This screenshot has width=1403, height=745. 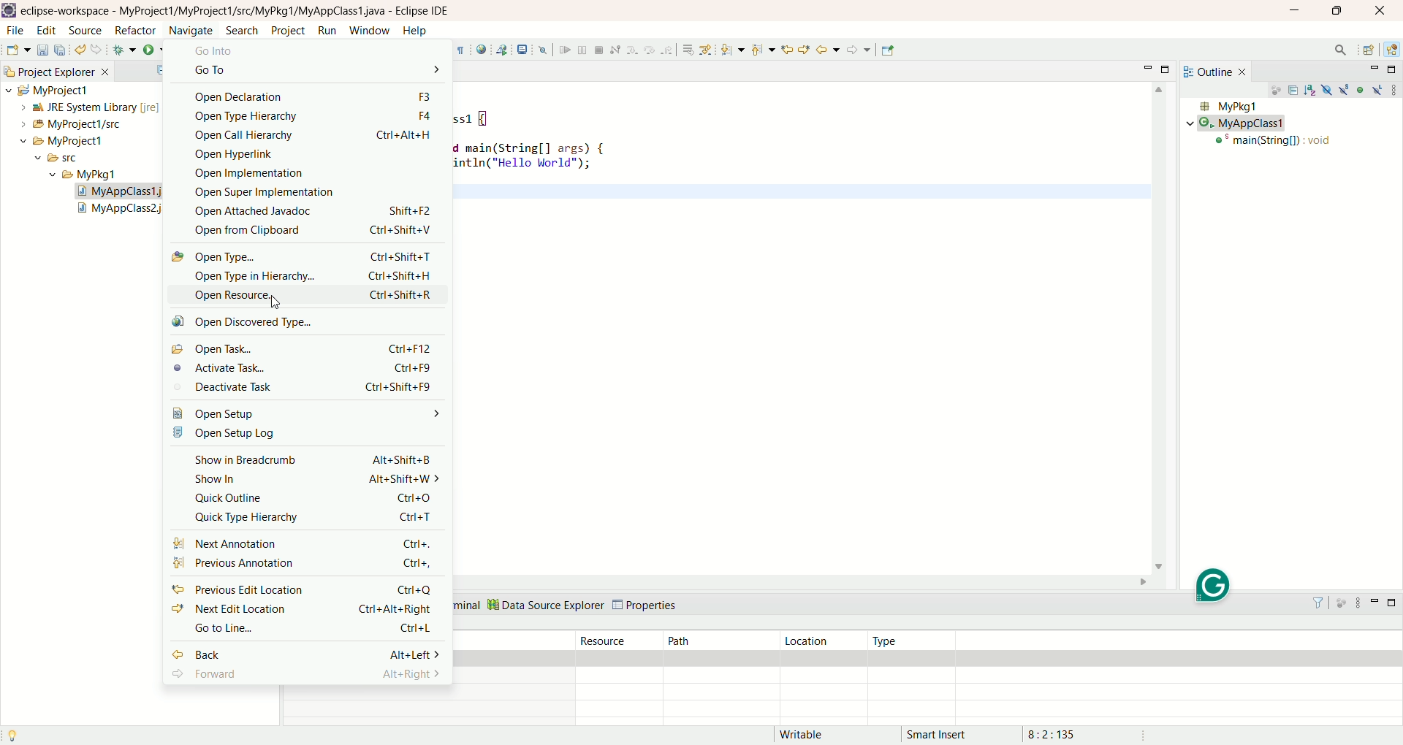 I want to click on back, so click(x=307, y=657).